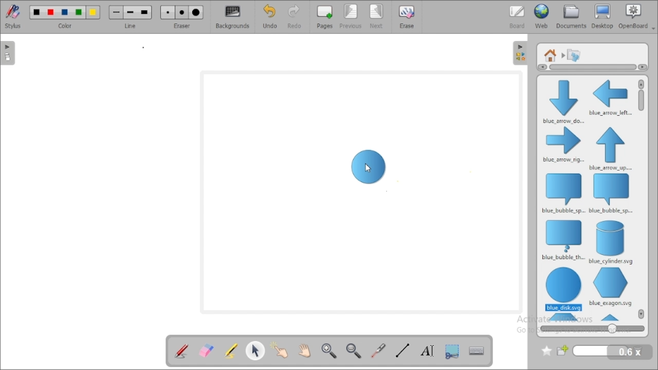 This screenshot has height=370, width=658. What do you see at coordinates (427, 350) in the screenshot?
I see `write text` at bounding box center [427, 350].